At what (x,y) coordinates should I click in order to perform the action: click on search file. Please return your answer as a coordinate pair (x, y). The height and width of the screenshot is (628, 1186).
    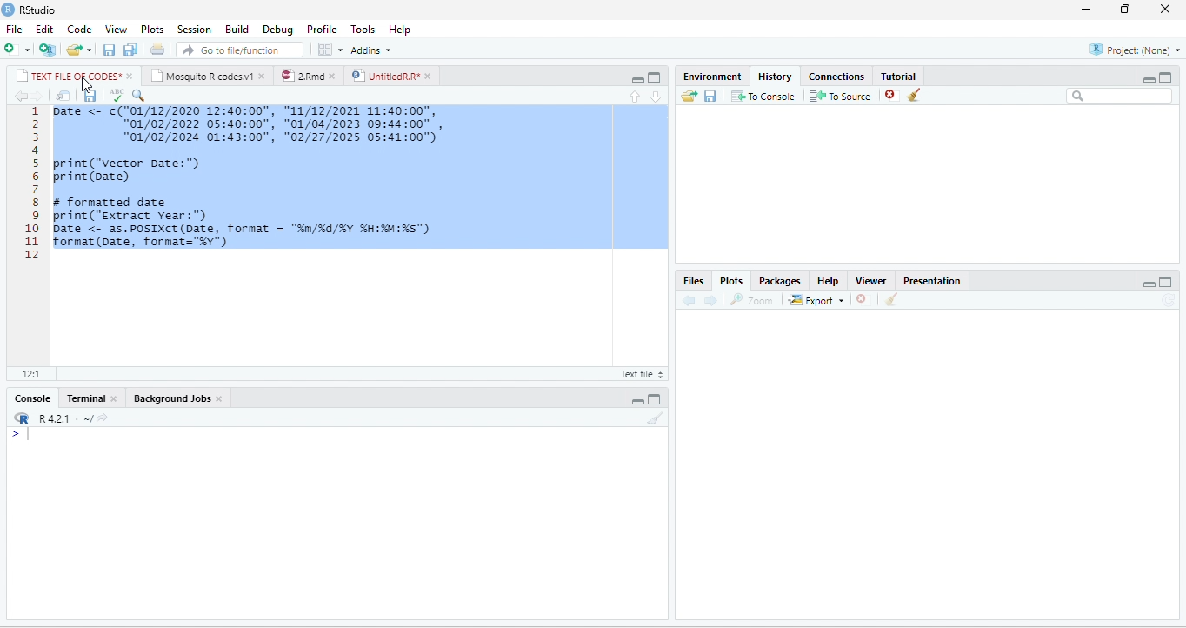
    Looking at the image, I should click on (240, 50).